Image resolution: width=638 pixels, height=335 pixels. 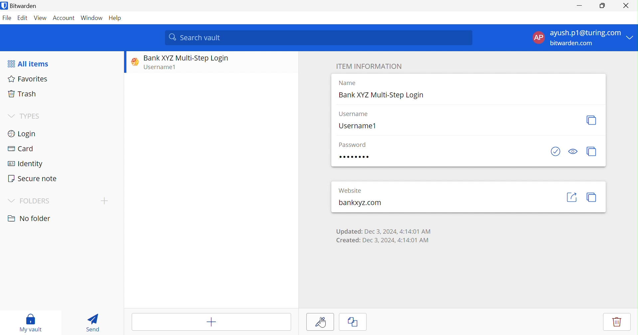 What do you see at coordinates (163, 68) in the screenshot?
I see `Username1` at bounding box center [163, 68].